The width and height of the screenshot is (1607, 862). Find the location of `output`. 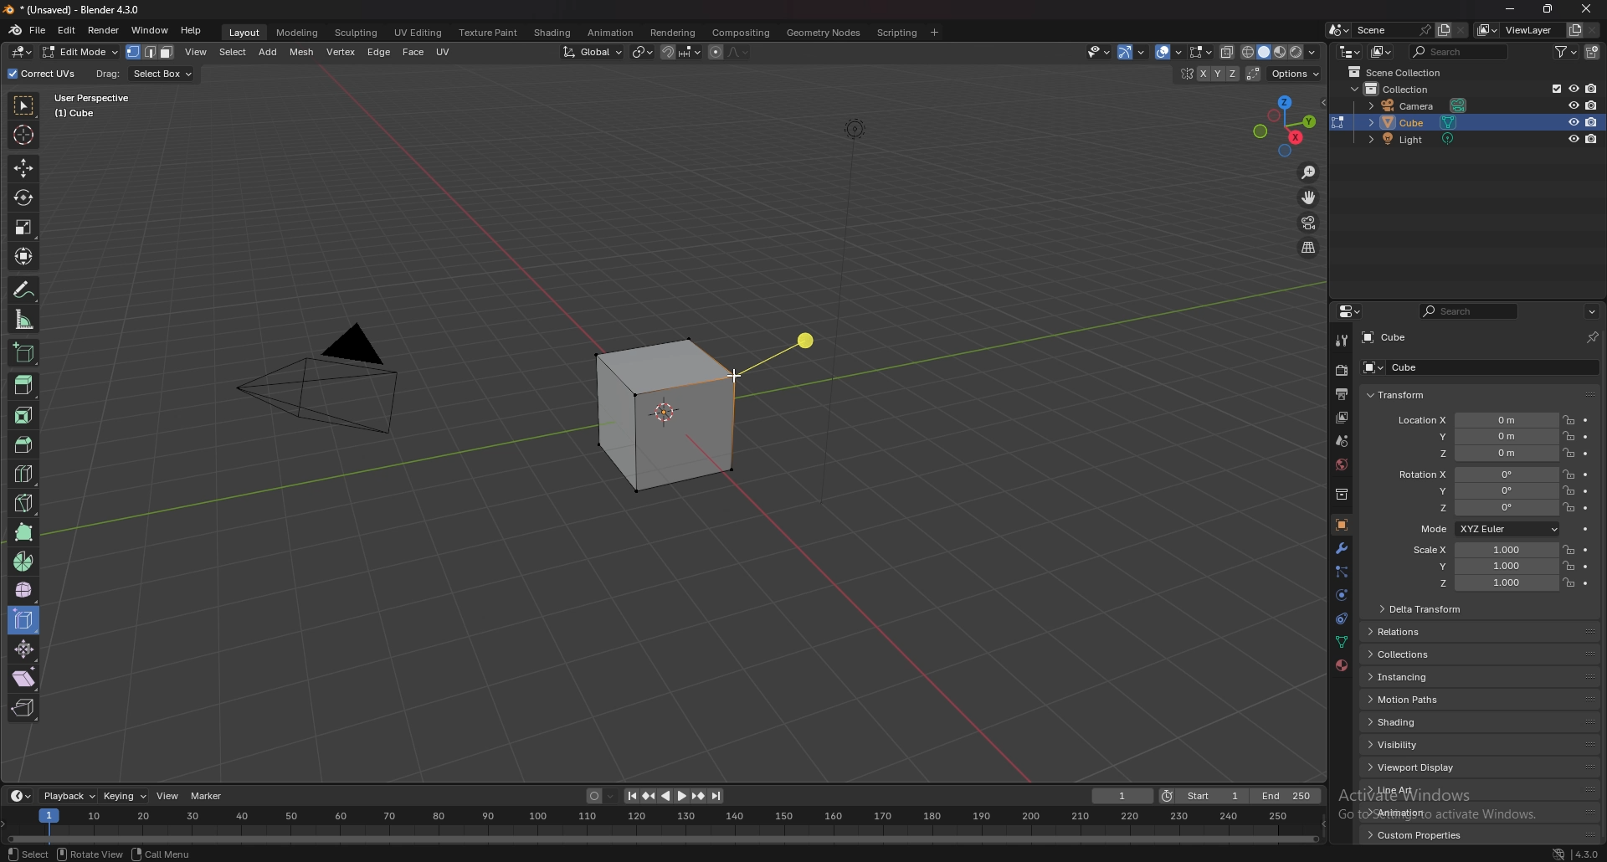

output is located at coordinates (1338, 394).